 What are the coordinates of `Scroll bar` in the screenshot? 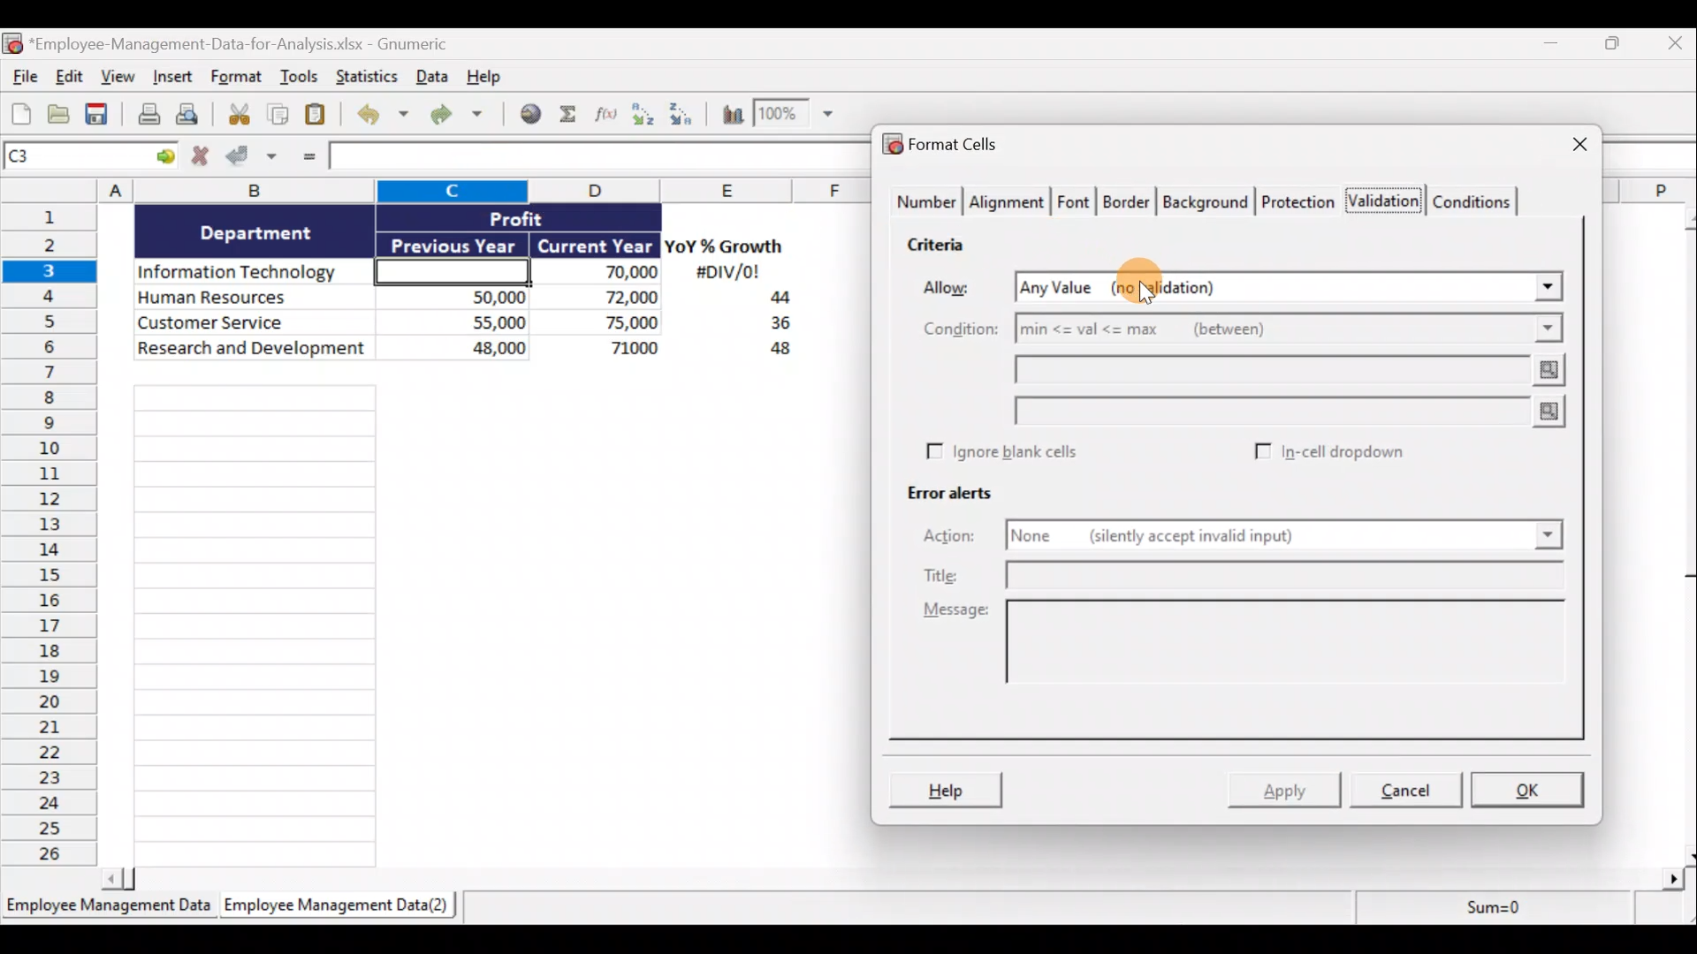 It's located at (899, 875).